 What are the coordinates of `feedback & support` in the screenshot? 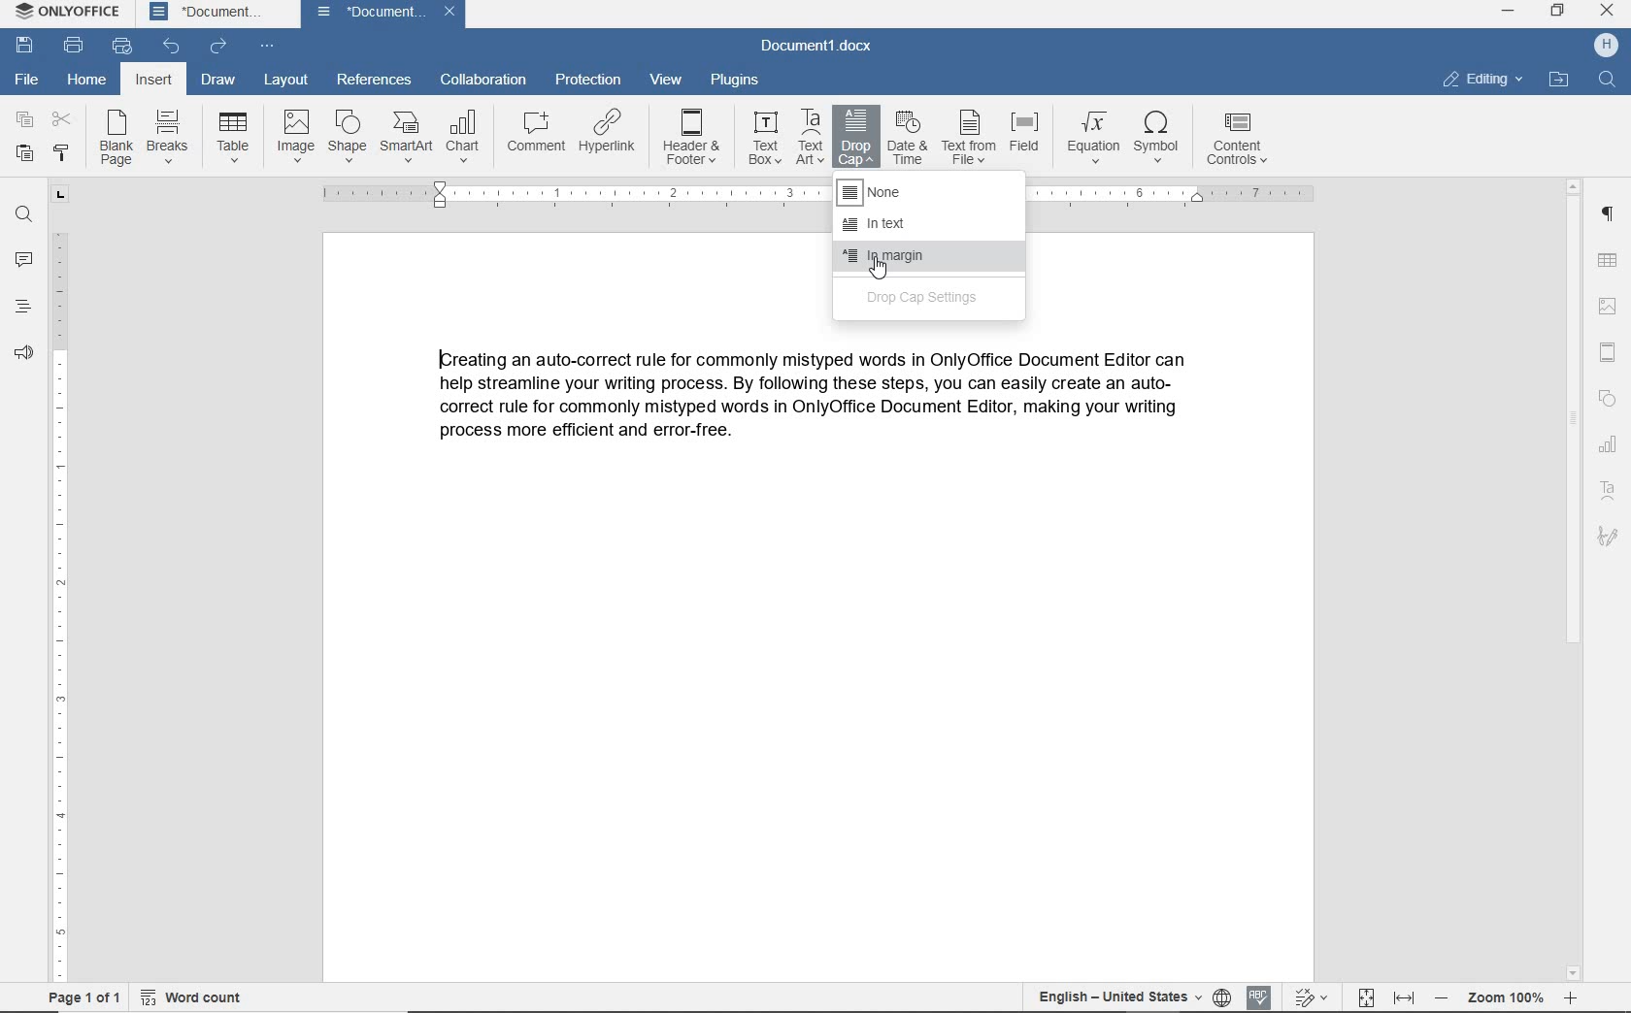 It's located at (24, 354).